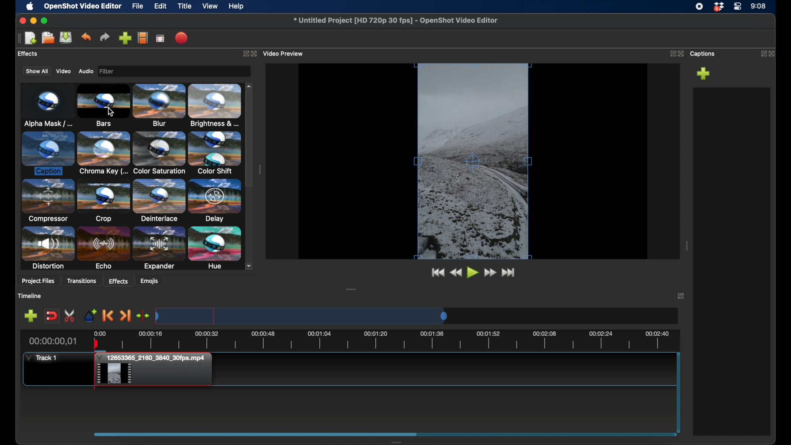 This screenshot has height=445, width=791. What do you see at coordinates (109, 71) in the screenshot?
I see `image` at bounding box center [109, 71].